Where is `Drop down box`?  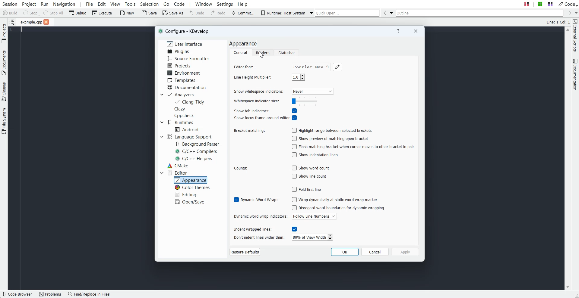 Drop down box is located at coordinates (310, 13).